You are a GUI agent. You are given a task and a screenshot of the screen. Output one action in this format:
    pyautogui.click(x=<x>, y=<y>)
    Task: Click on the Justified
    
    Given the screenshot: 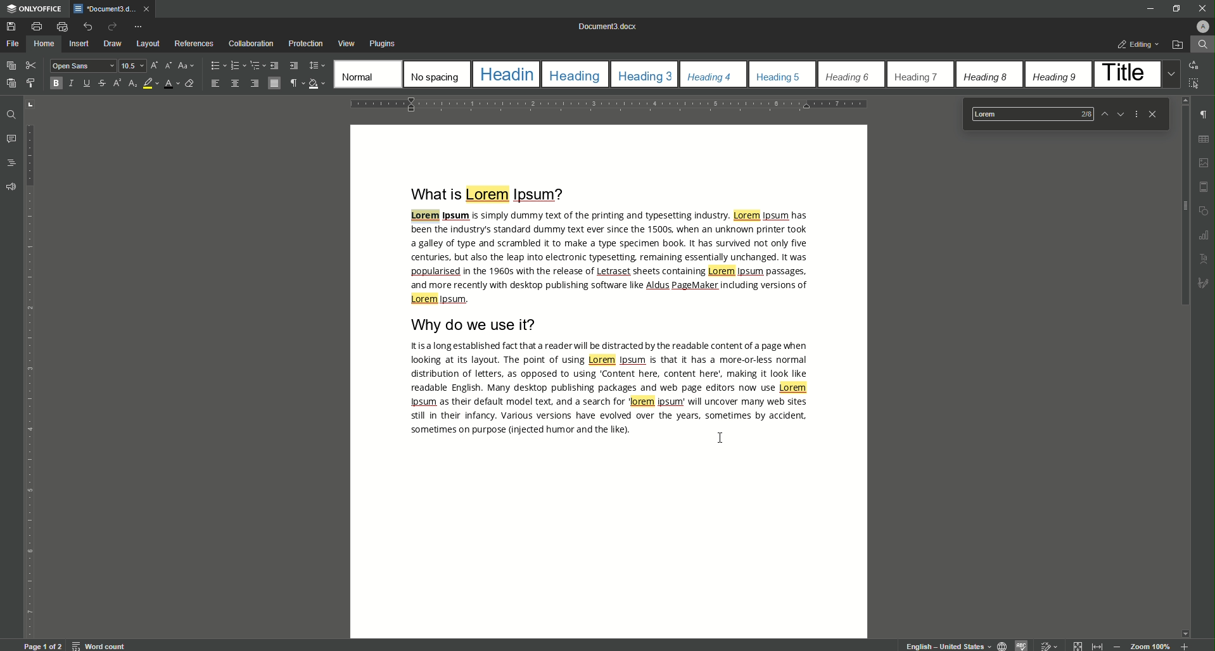 What is the action you would take?
    pyautogui.click(x=274, y=84)
    